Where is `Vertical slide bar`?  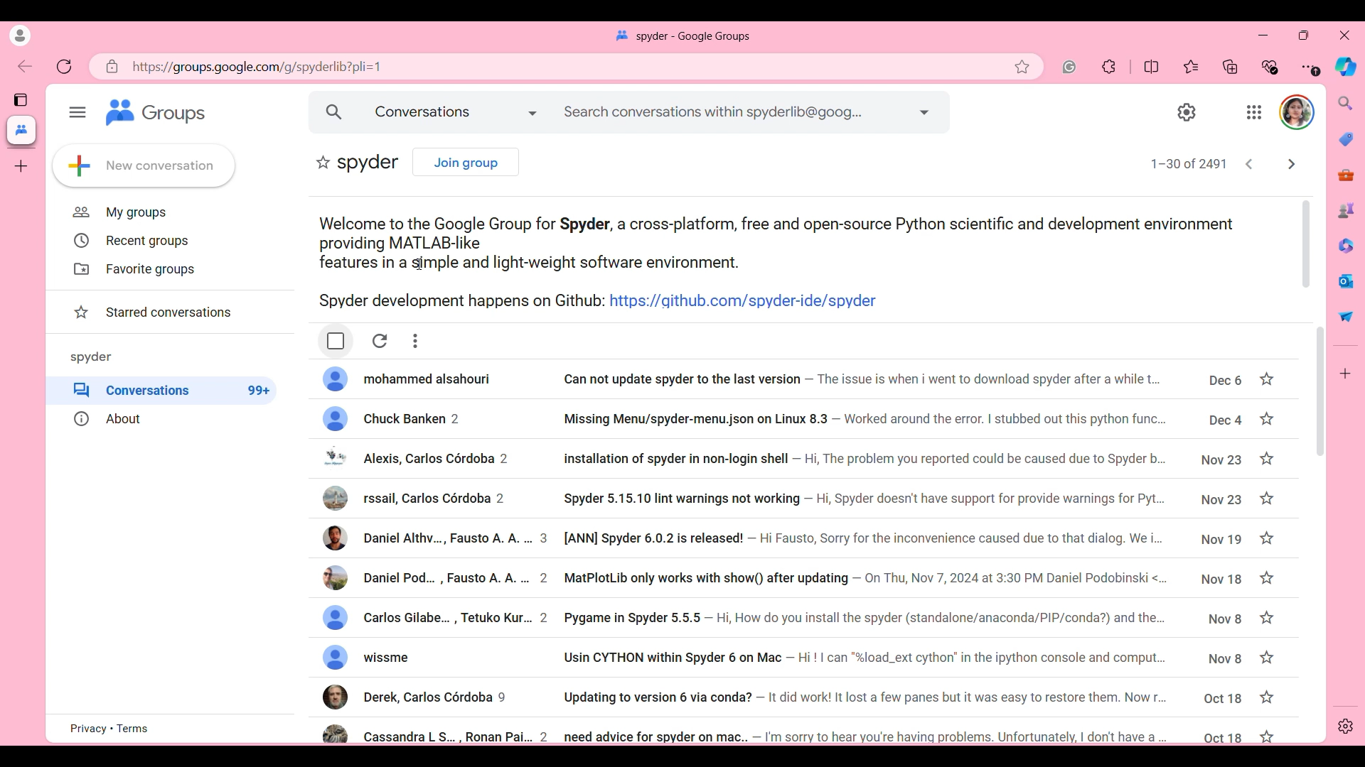
Vertical slide bar is located at coordinates (1320, 393).